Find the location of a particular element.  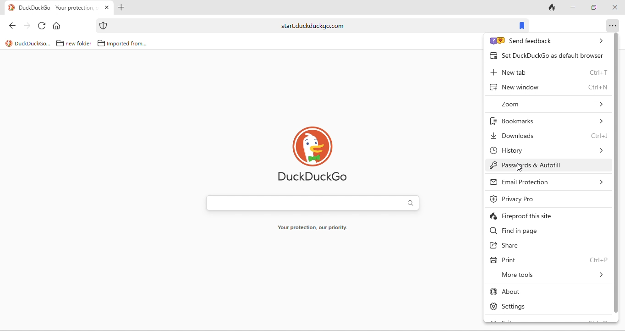

print is located at coordinates (535, 259).